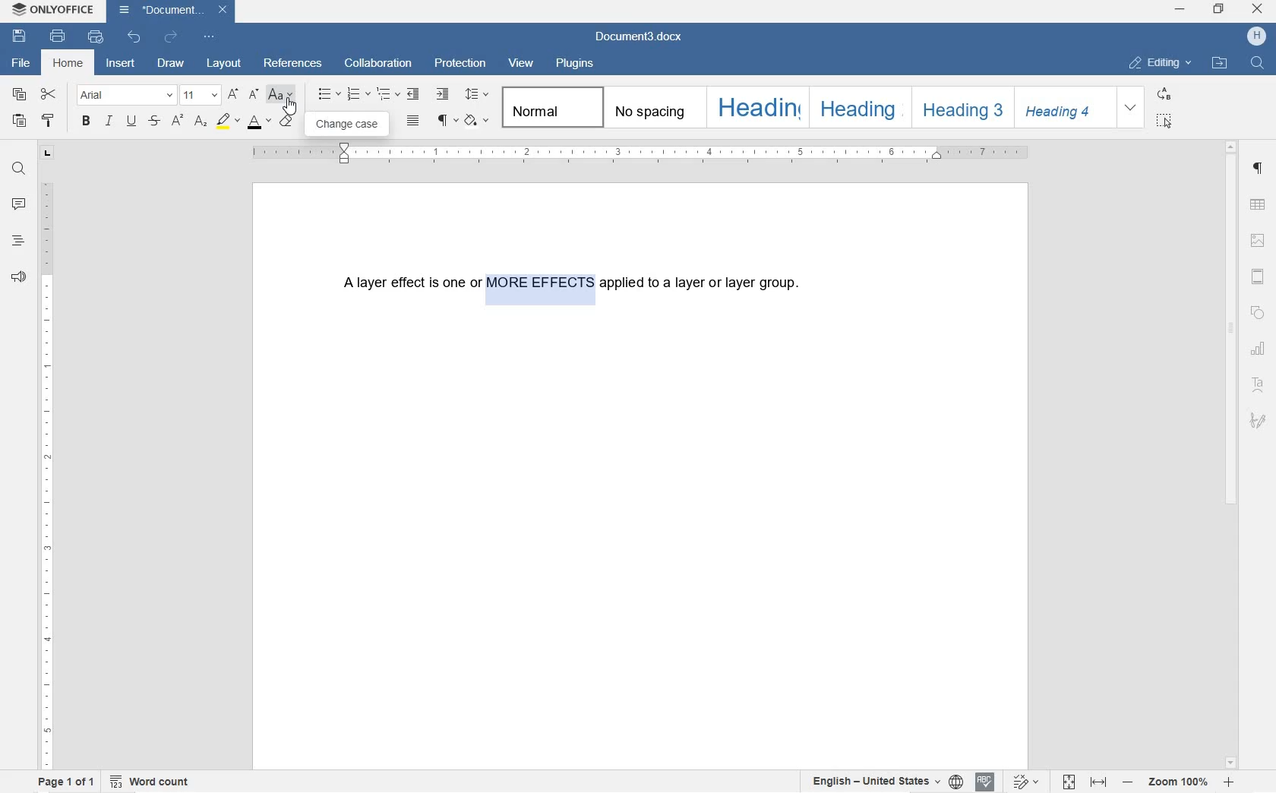 This screenshot has width=1276, height=793. I want to click on LAYOUT, so click(224, 62).